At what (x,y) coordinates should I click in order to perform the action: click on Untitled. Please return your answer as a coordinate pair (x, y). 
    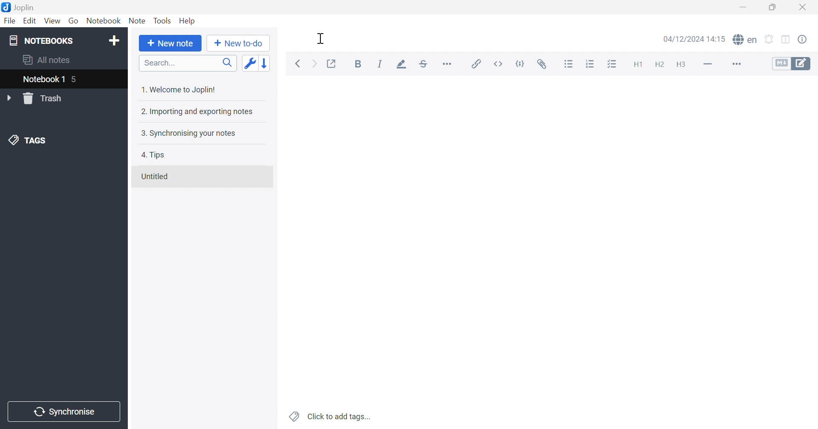
    Looking at the image, I should click on (155, 177).